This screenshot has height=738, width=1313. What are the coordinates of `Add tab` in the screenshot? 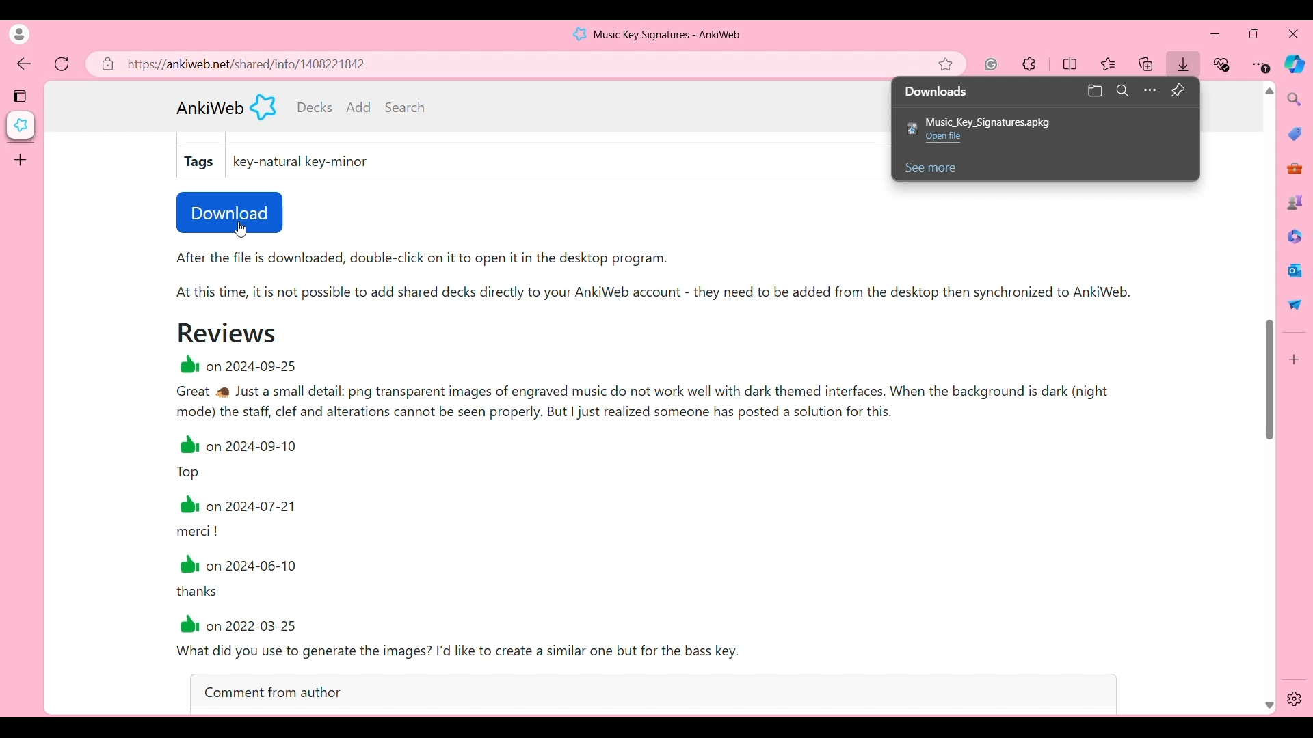 It's located at (20, 160).